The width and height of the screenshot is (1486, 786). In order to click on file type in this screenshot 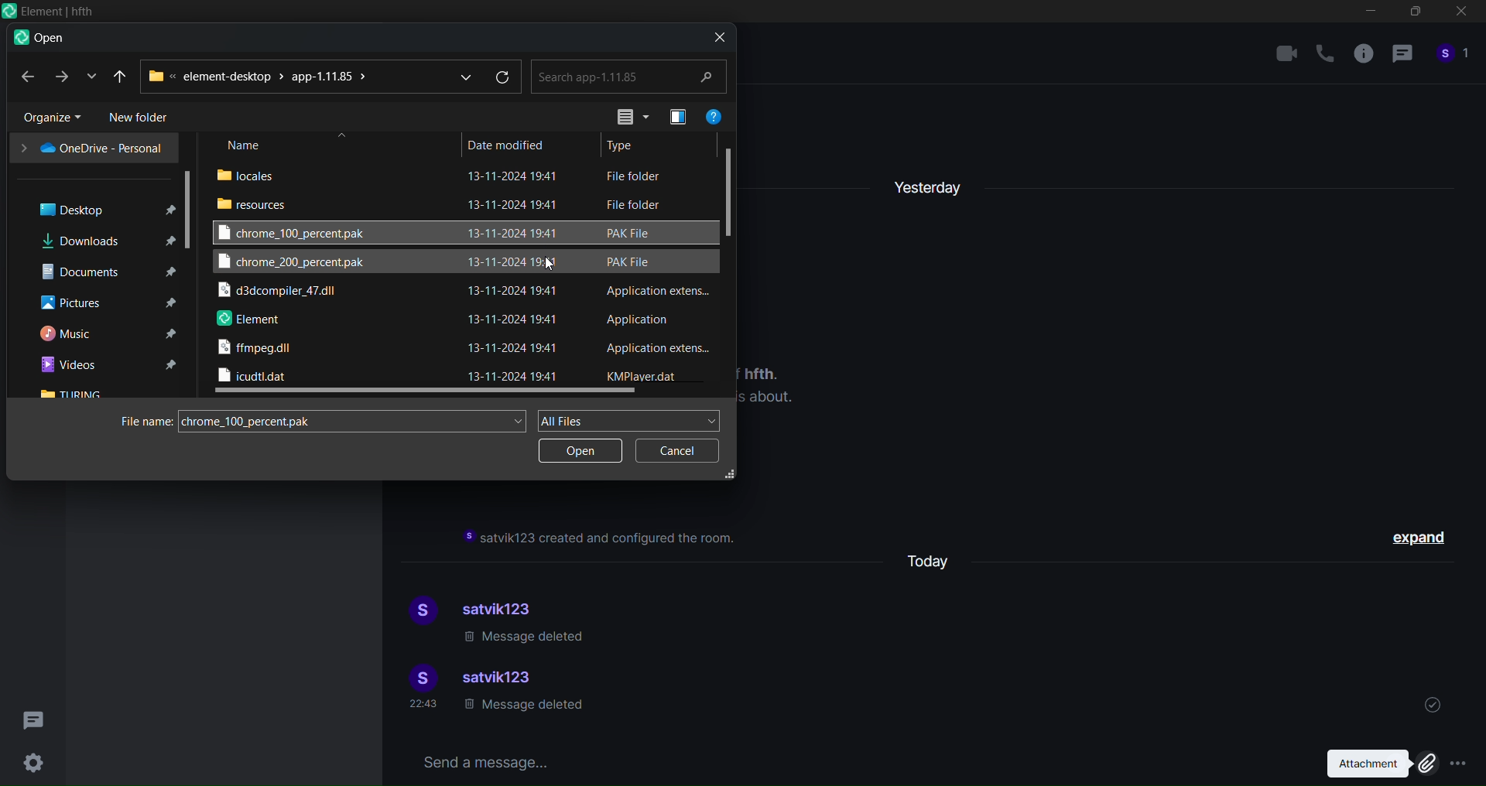, I will do `click(656, 275)`.